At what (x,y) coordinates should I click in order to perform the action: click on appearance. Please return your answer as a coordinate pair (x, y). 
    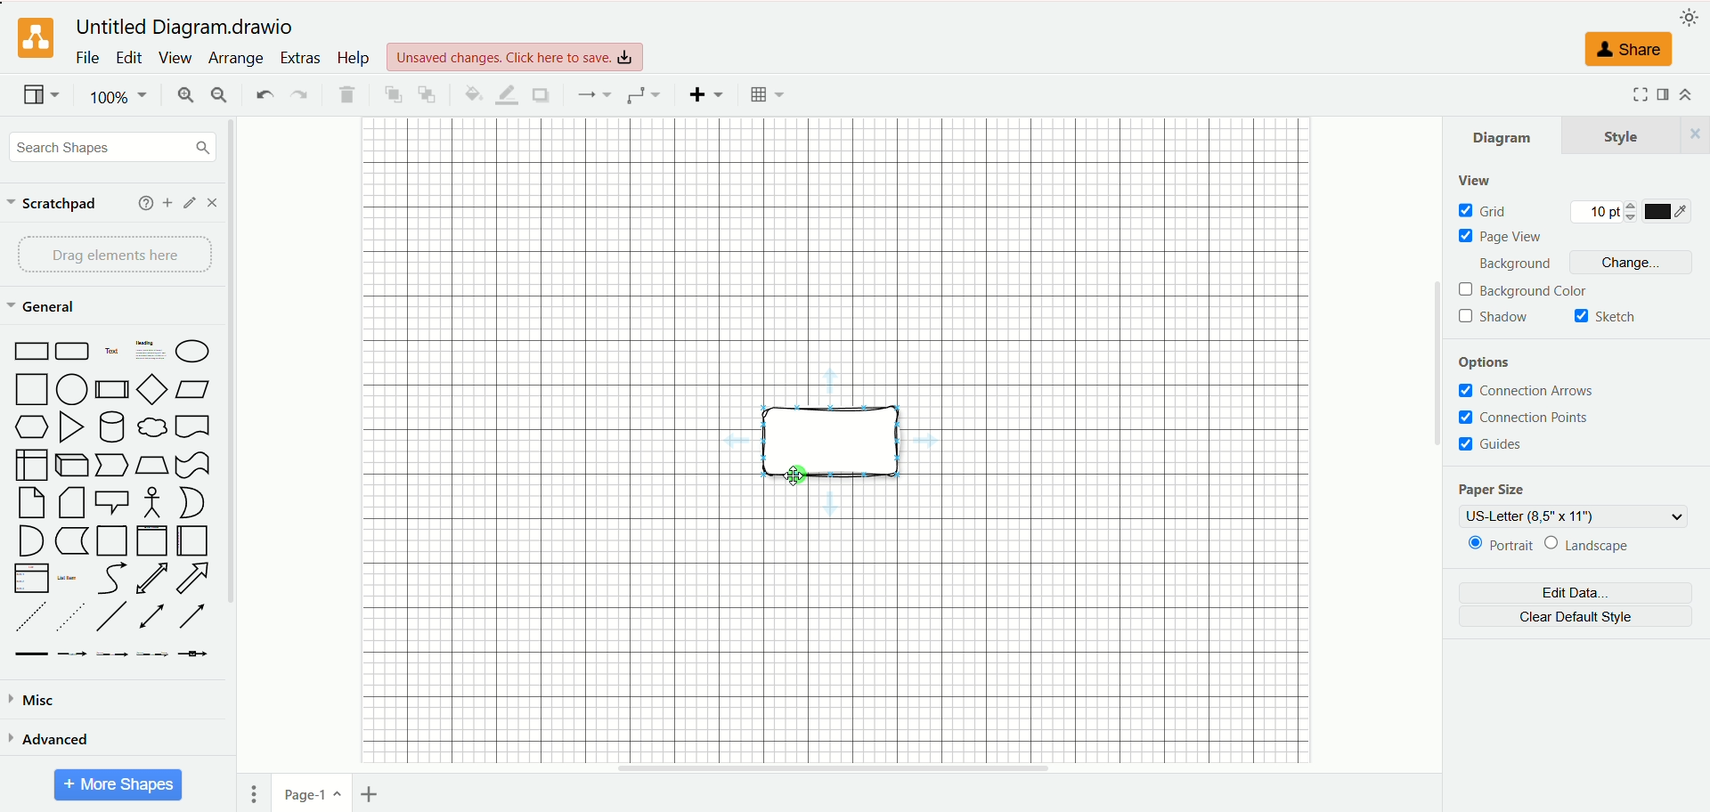
    Looking at the image, I should click on (1690, 15).